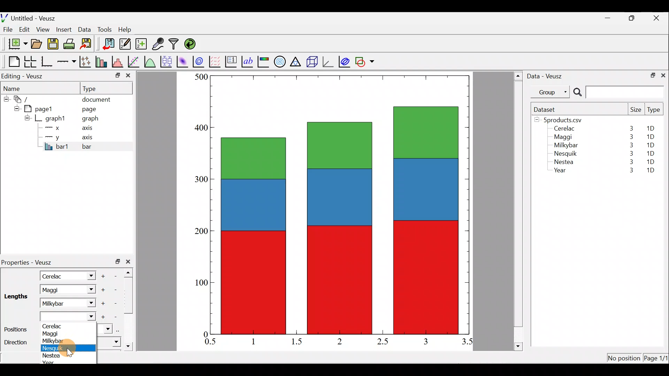 Image resolution: width=669 pixels, height=376 pixels. What do you see at coordinates (142, 44) in the screenshot?
I see `Create new dataset using ranges, parametrically, or as functions of existing datasets.` at bounding box center [142, 44].